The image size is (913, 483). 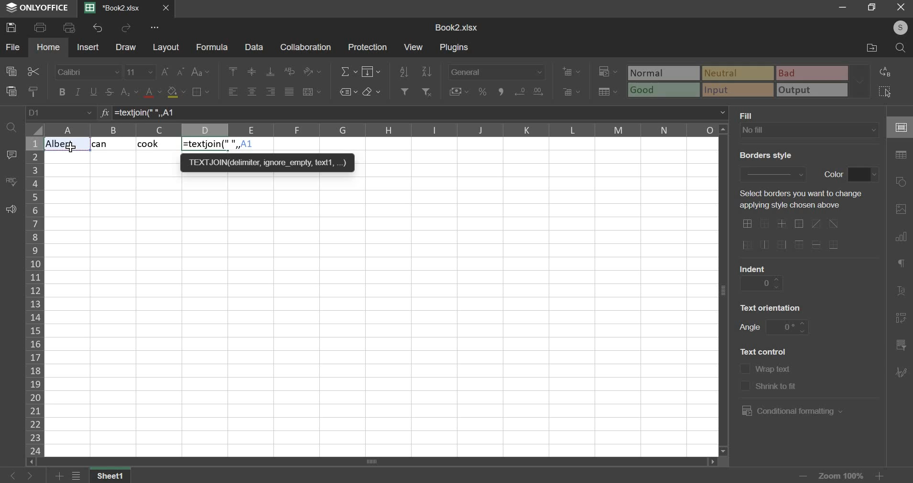 I want to click on print, so click(x=41, y=28).